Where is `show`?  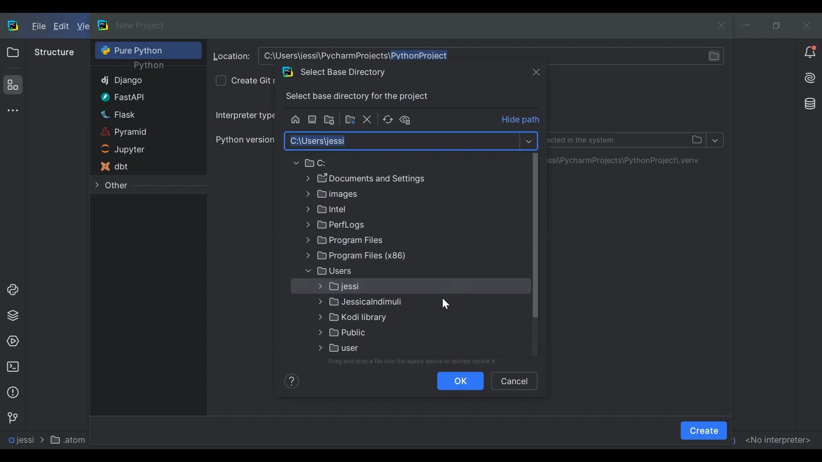 show is located at coordinates (528, 141).